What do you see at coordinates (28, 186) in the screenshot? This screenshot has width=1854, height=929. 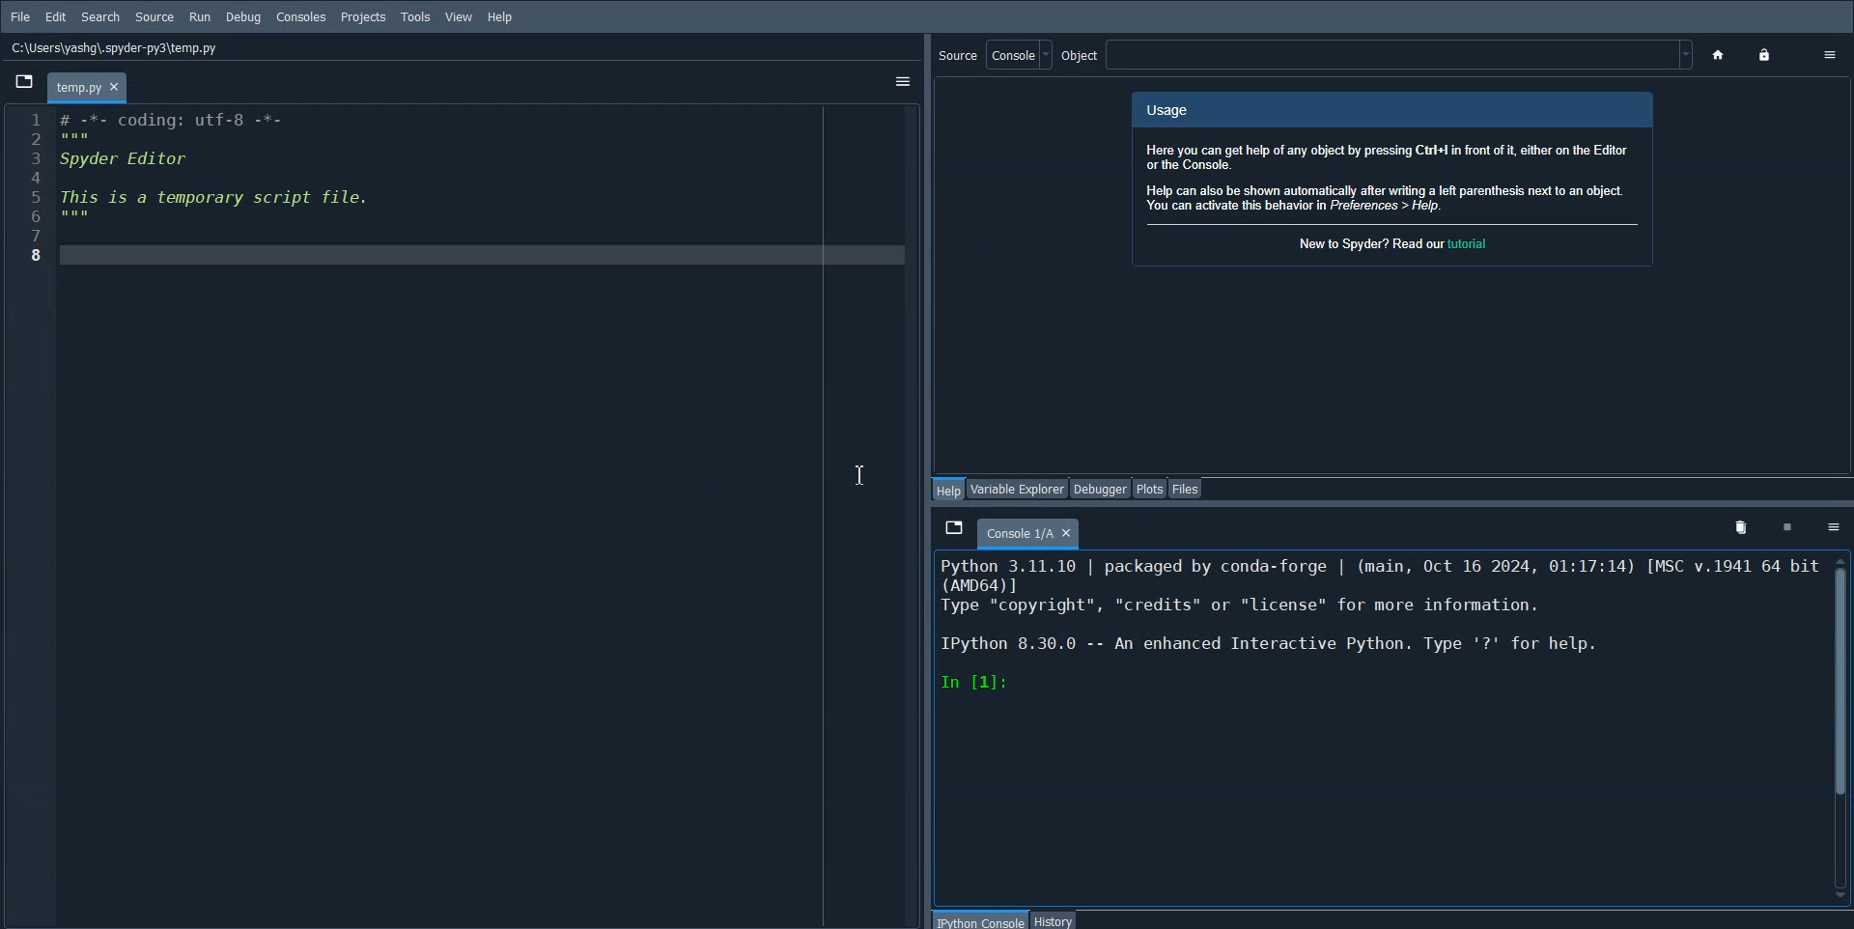 I see `Line number` at bounding box center [28, 186].